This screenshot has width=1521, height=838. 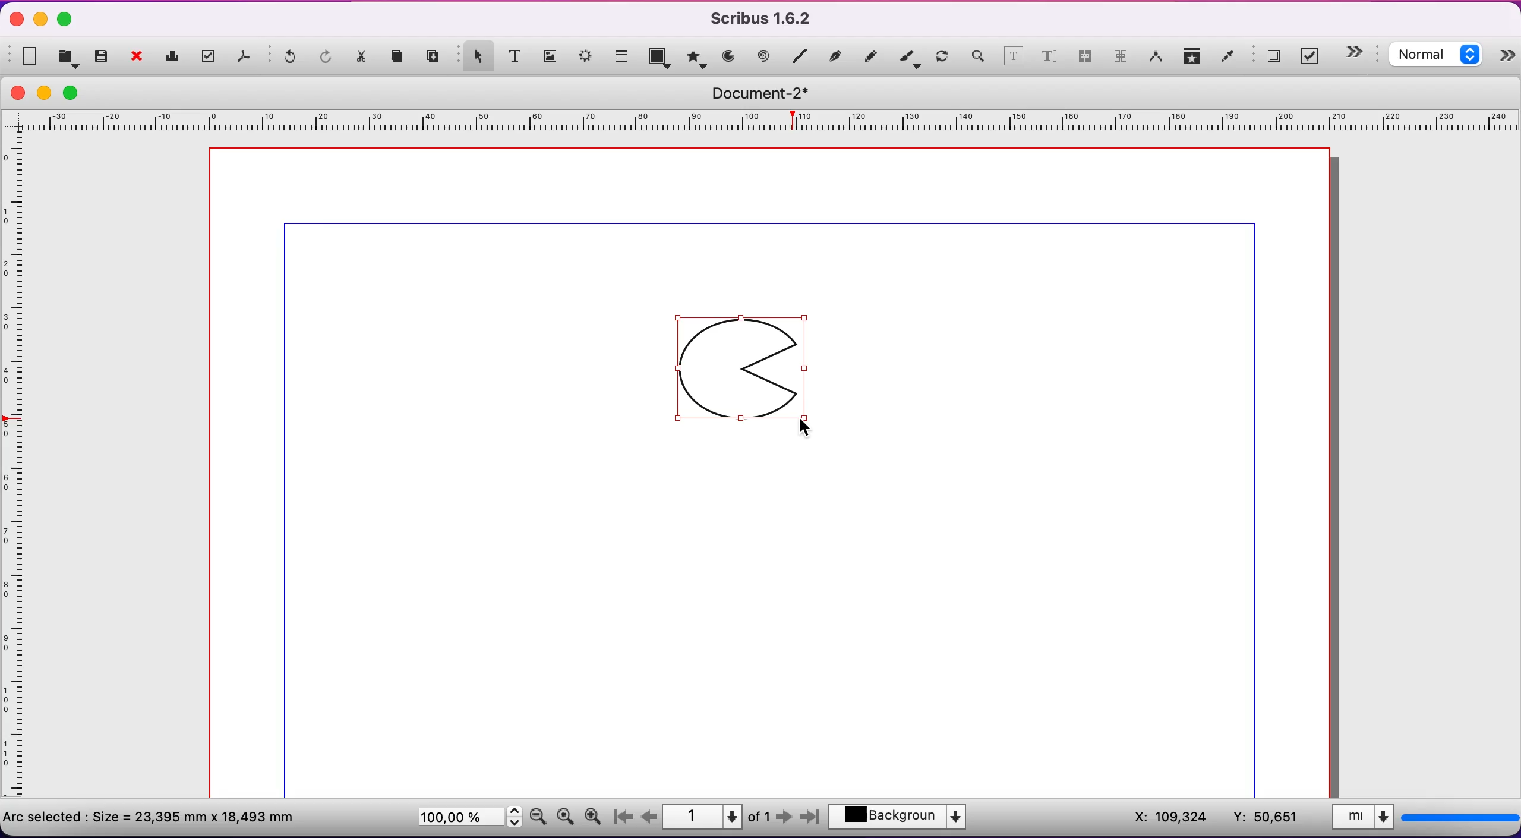 I want to click on measurements, so click(x=1156, y=58).